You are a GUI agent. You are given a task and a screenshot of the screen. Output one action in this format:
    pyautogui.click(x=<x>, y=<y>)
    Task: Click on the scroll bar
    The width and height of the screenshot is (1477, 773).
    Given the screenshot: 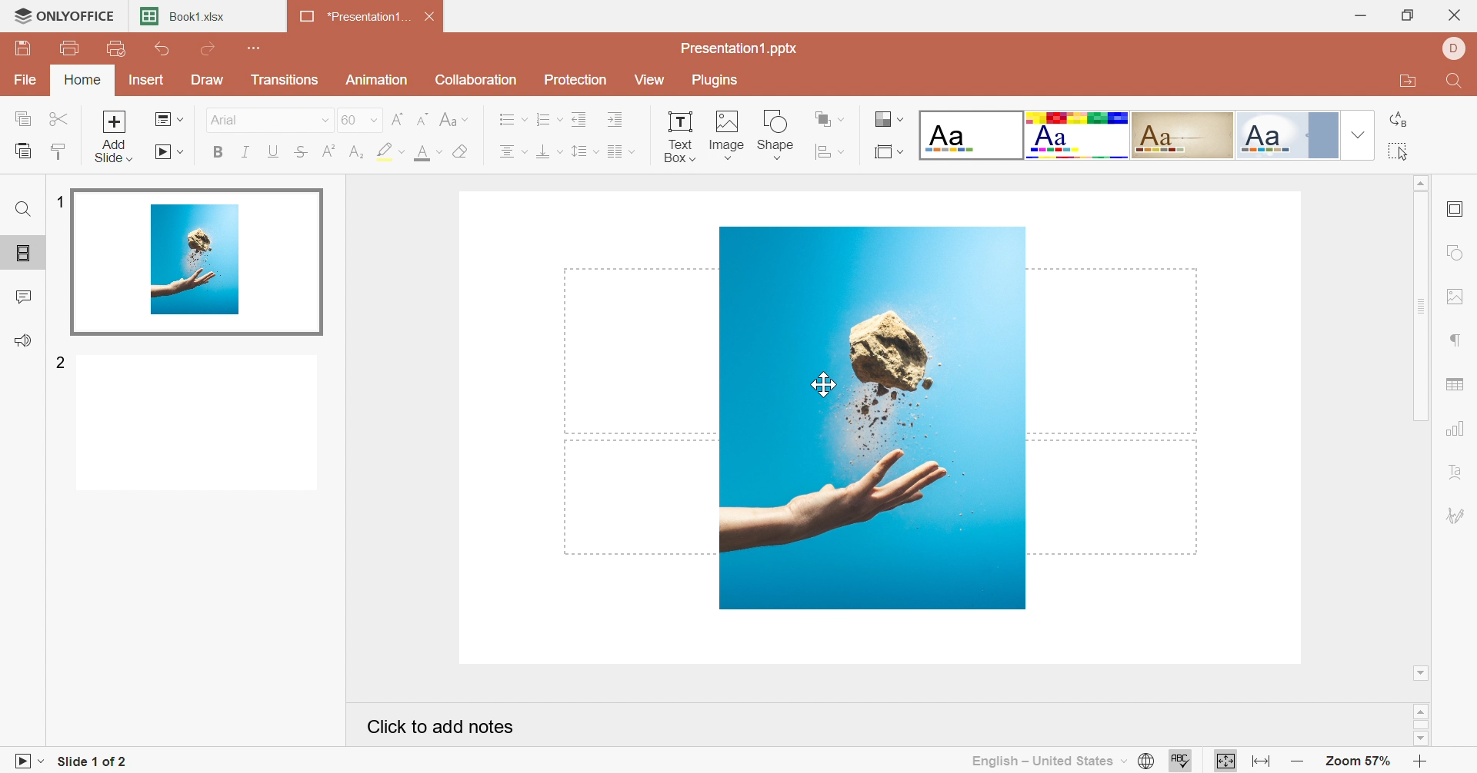 What is the action you would take?
    pyautogui.click(x=1421, y=725)
    